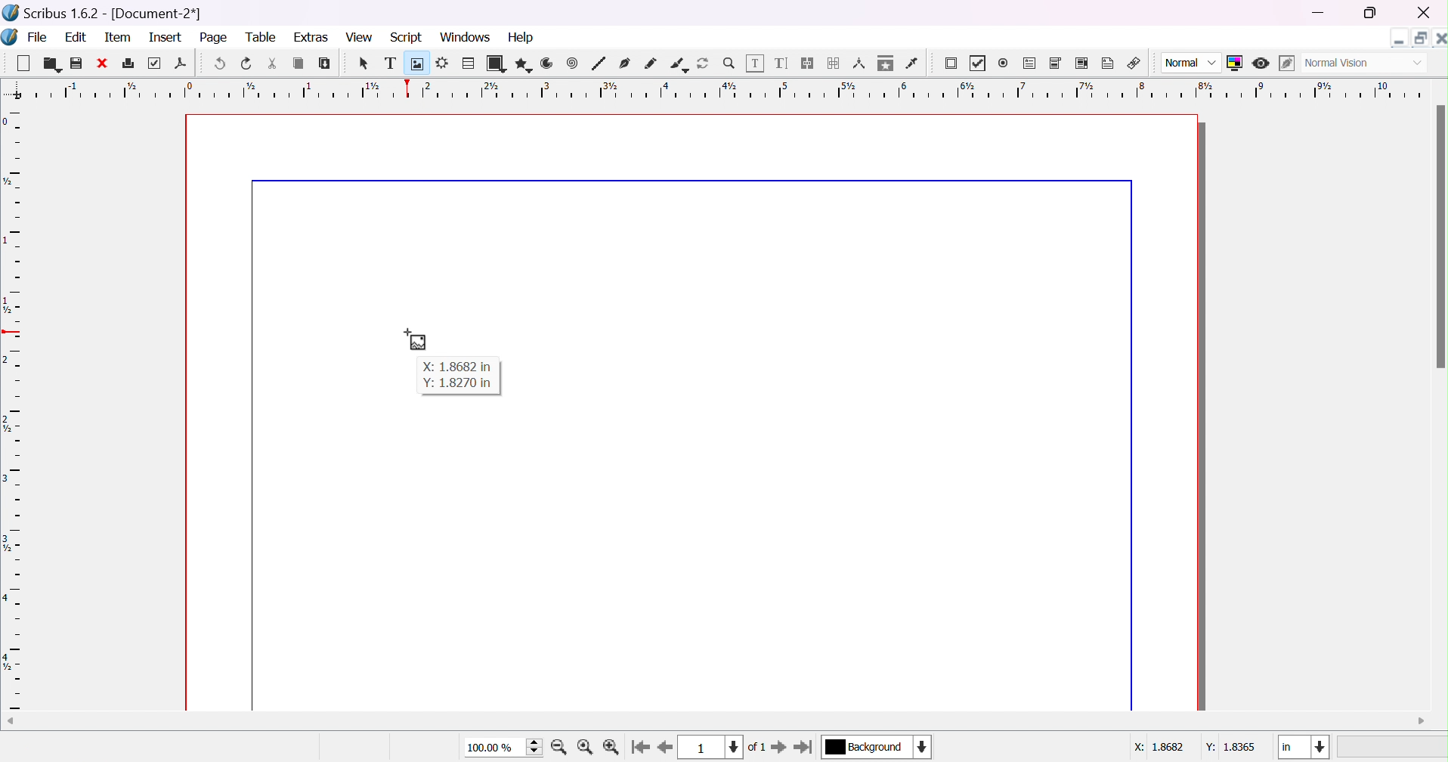 The height and width of the screenshot is (762, 1448). What do you see at coordinates (914, 63) in the screenshot?
I see `eye dropper` at bounding box center [914, 63].